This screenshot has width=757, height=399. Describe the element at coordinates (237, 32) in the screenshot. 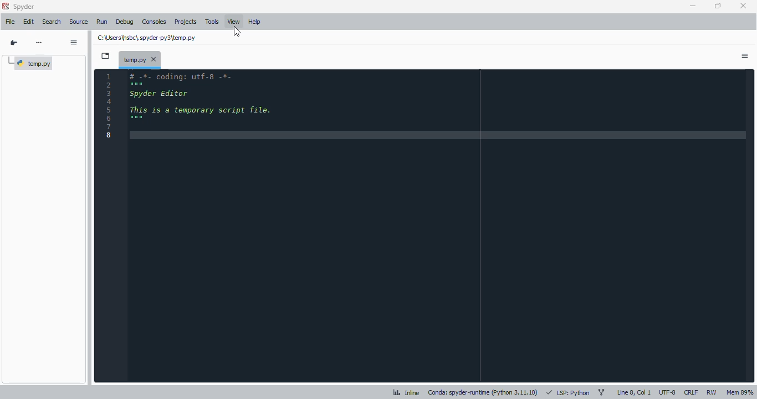

I see `cursor` at that location.